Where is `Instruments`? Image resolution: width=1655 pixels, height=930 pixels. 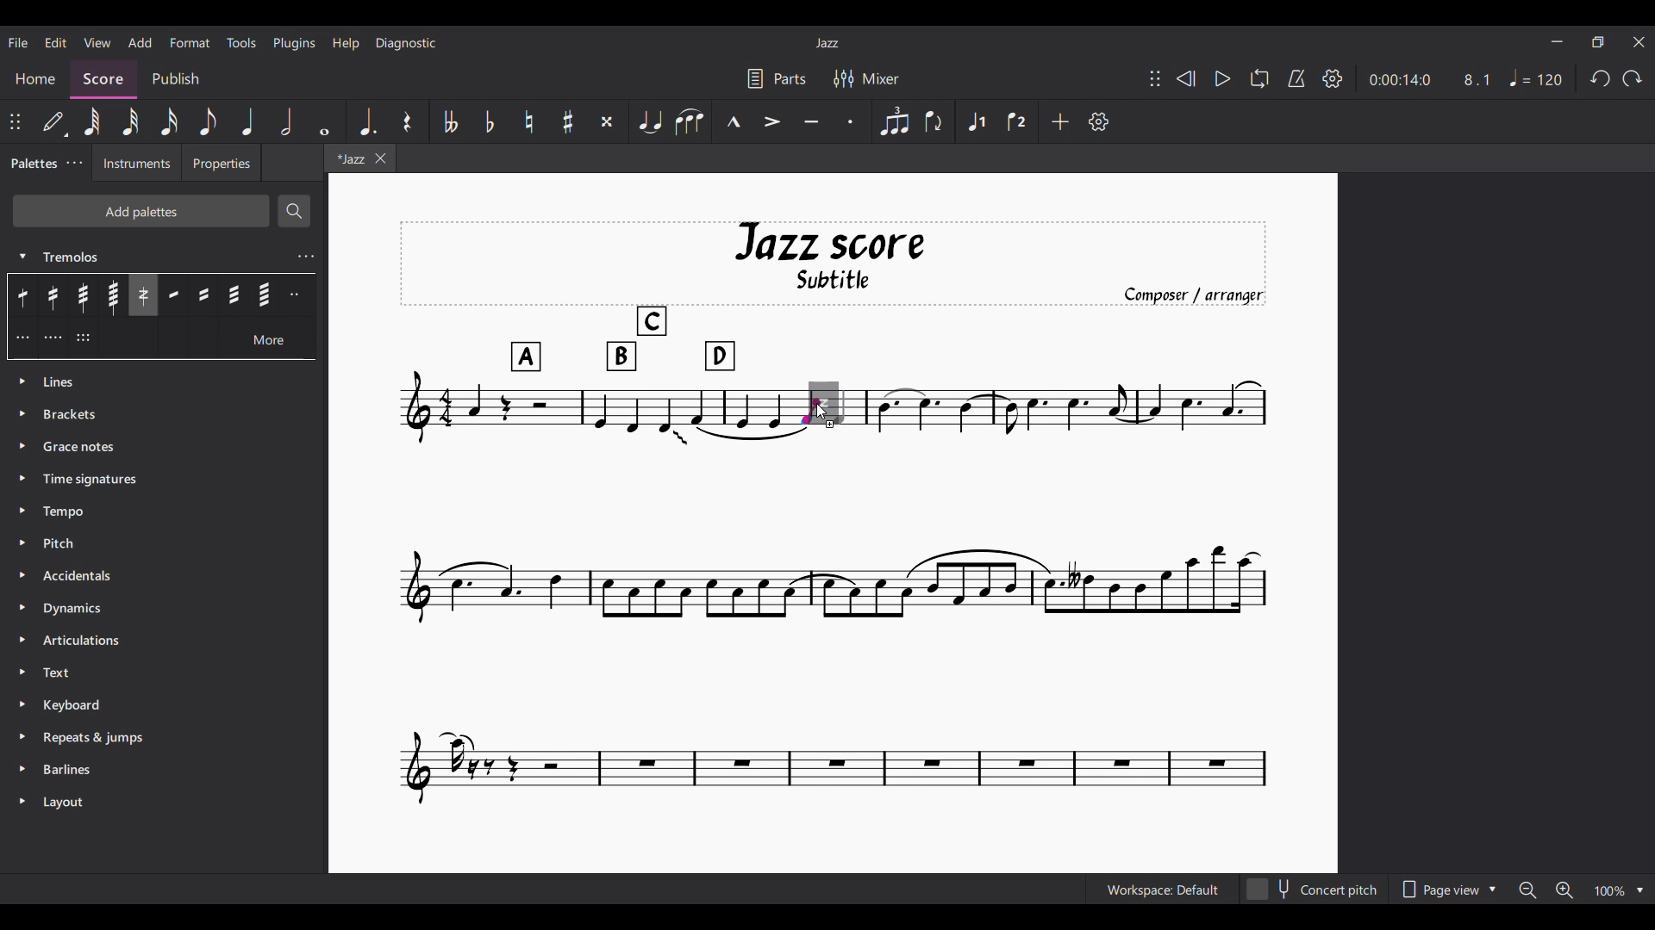 Instruments is located at coordinates (137, 162).